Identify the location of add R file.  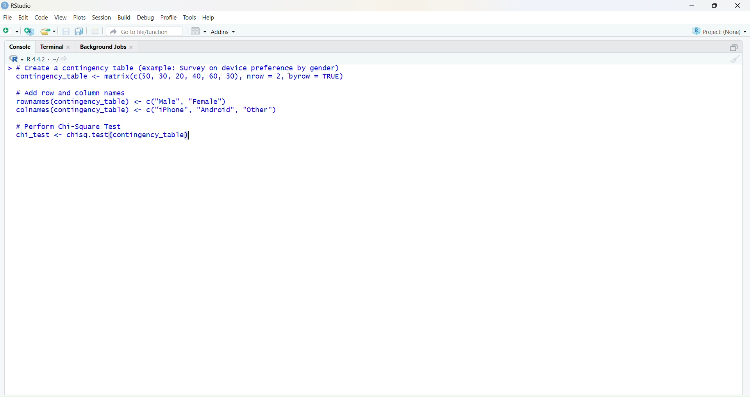
(30, 31).